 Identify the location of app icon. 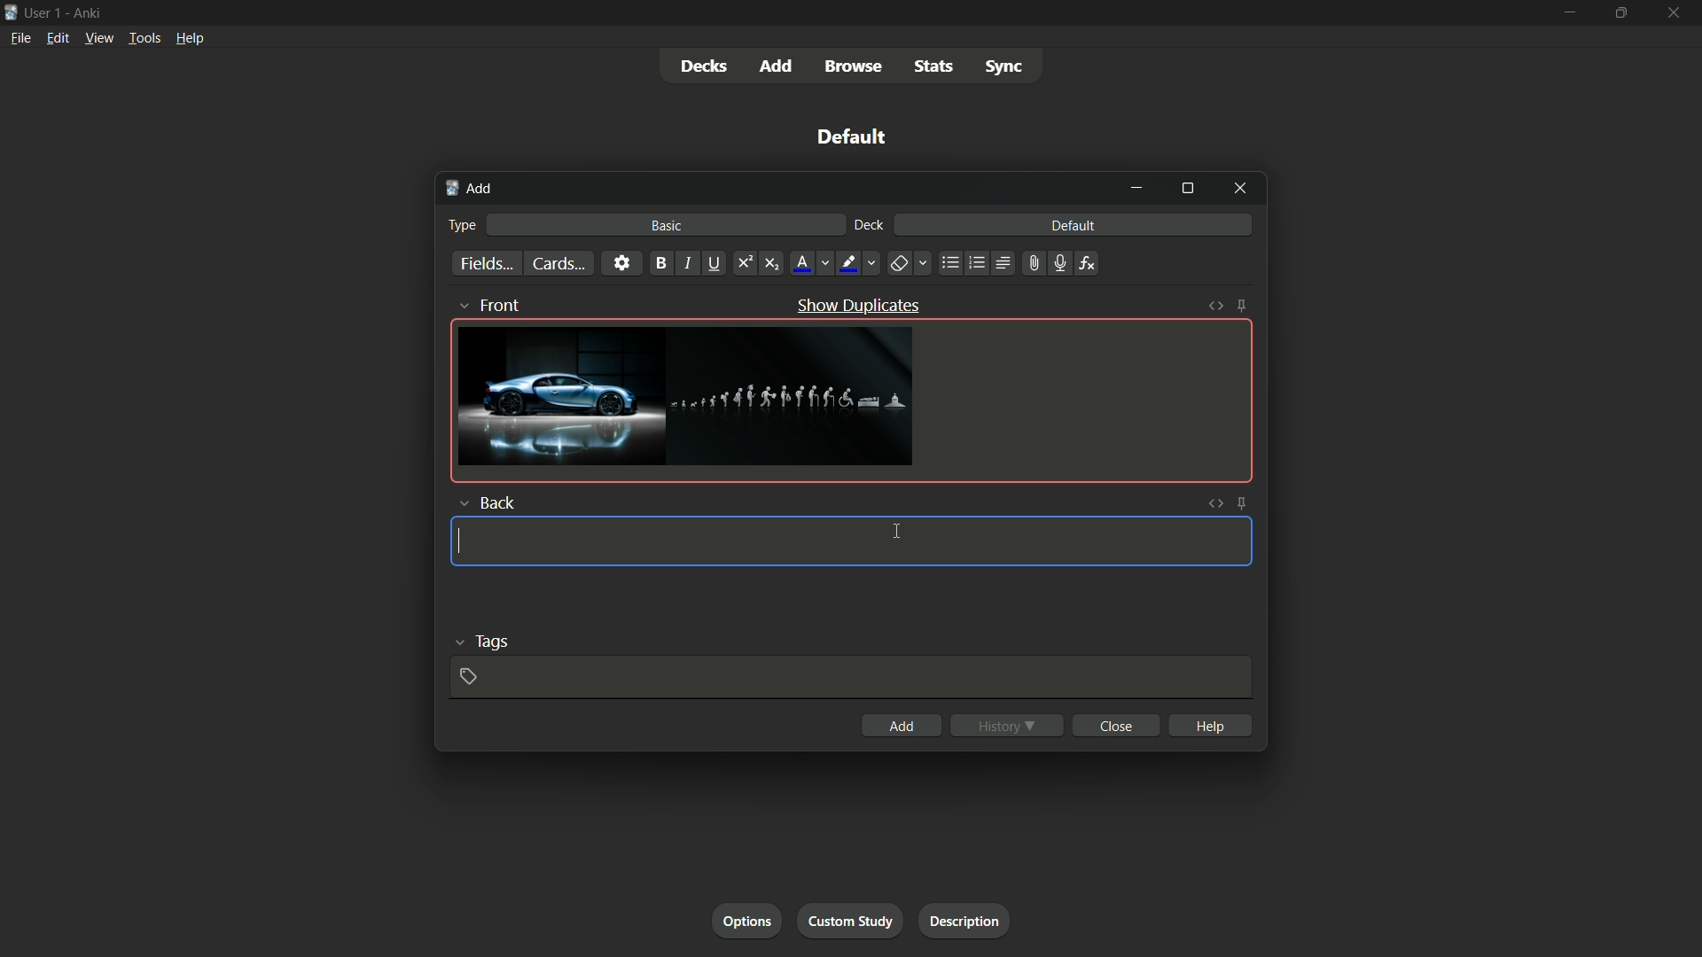
(11, 12).